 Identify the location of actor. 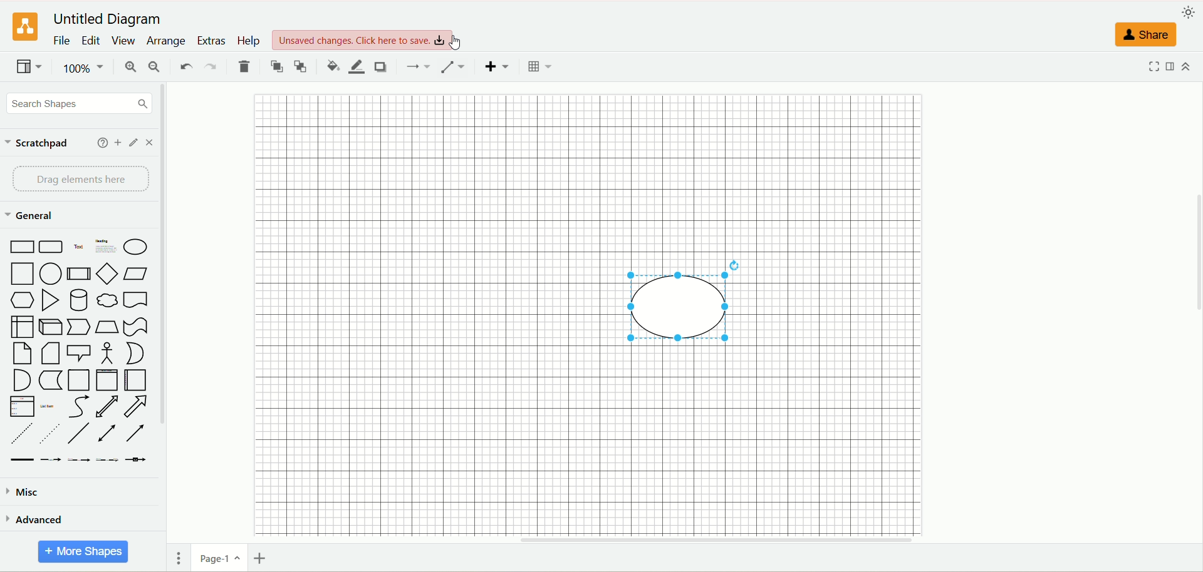
(106, 352).